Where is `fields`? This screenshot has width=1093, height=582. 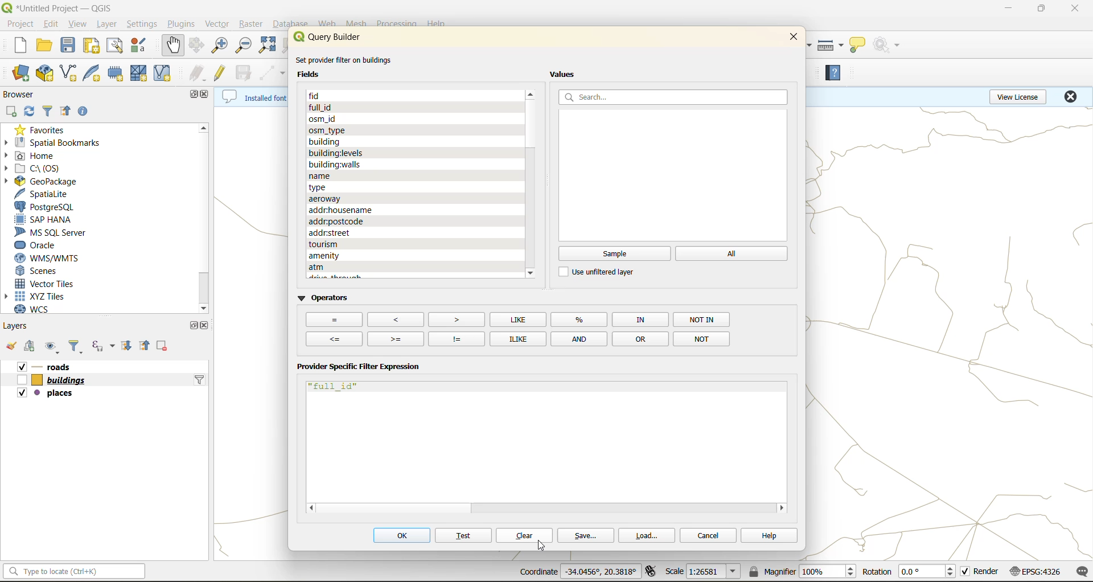
fields is located at coordinates (327, 141).